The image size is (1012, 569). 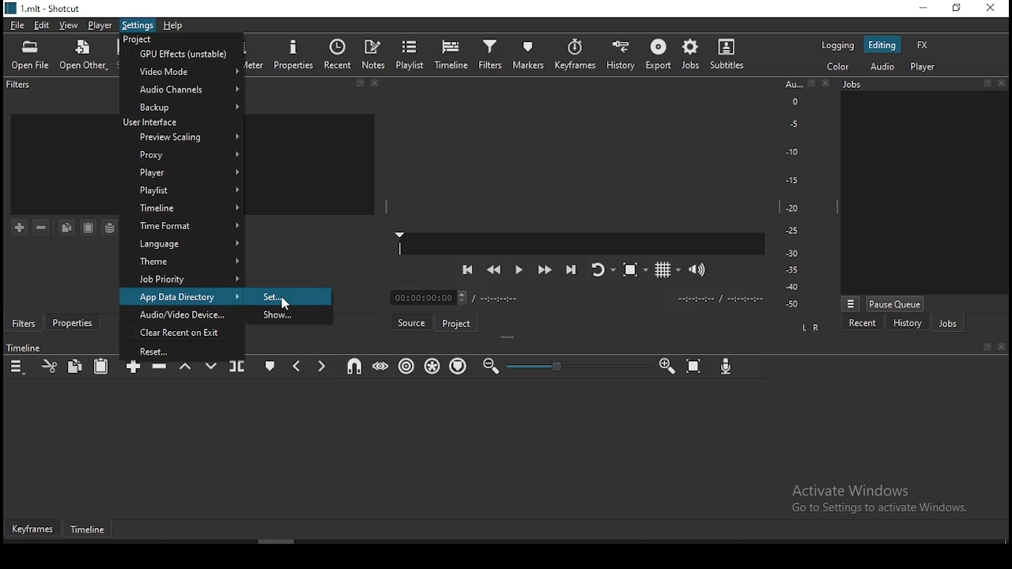 I want to click on toggle grid display on the player, so click(x=664, y=269).